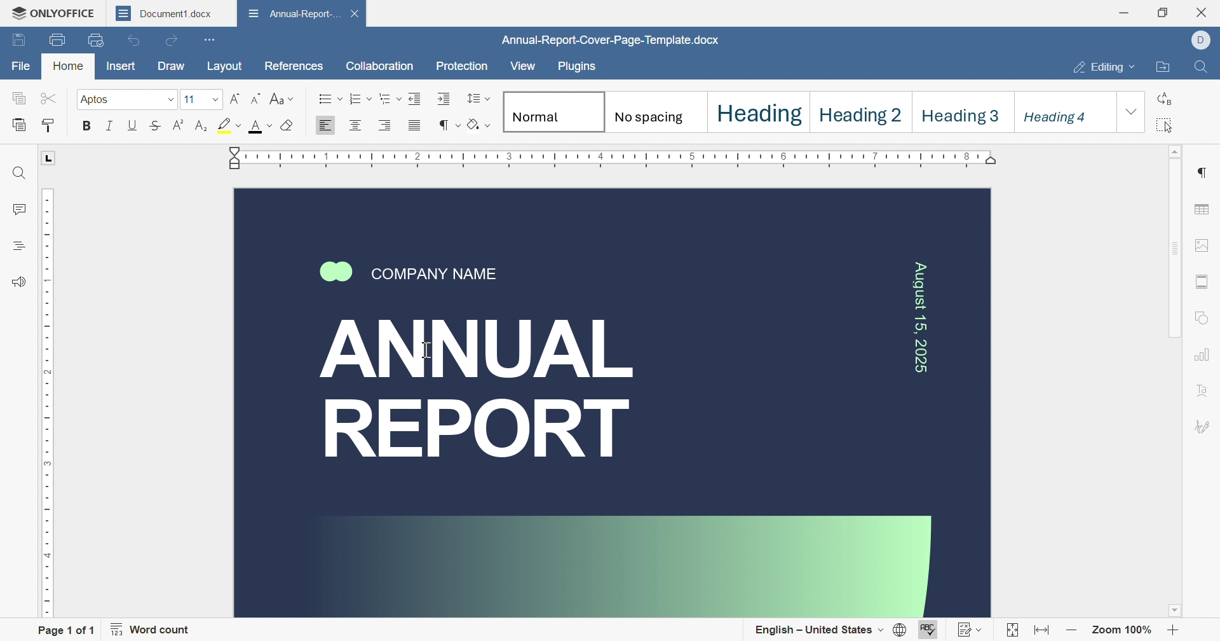  What do you see at coordinates (236, 99) in the screenshot?
I see `increment font size` at bounding box center [236, 99].